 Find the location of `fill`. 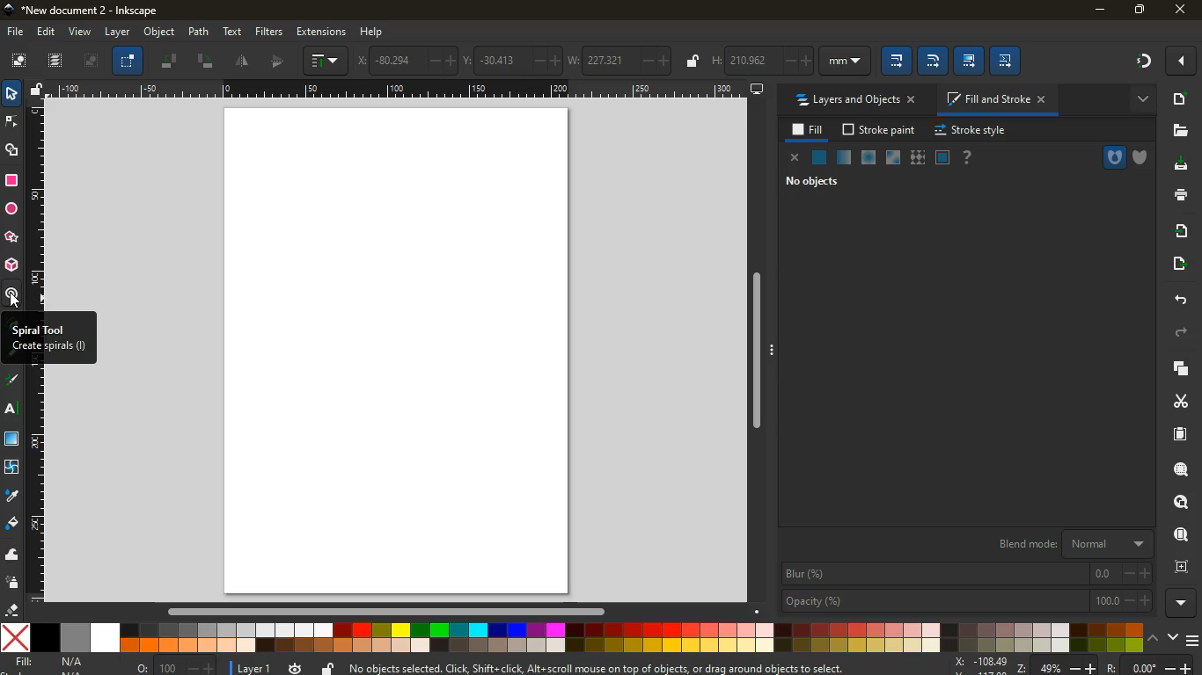

fill is located at coordinates (11, 524).